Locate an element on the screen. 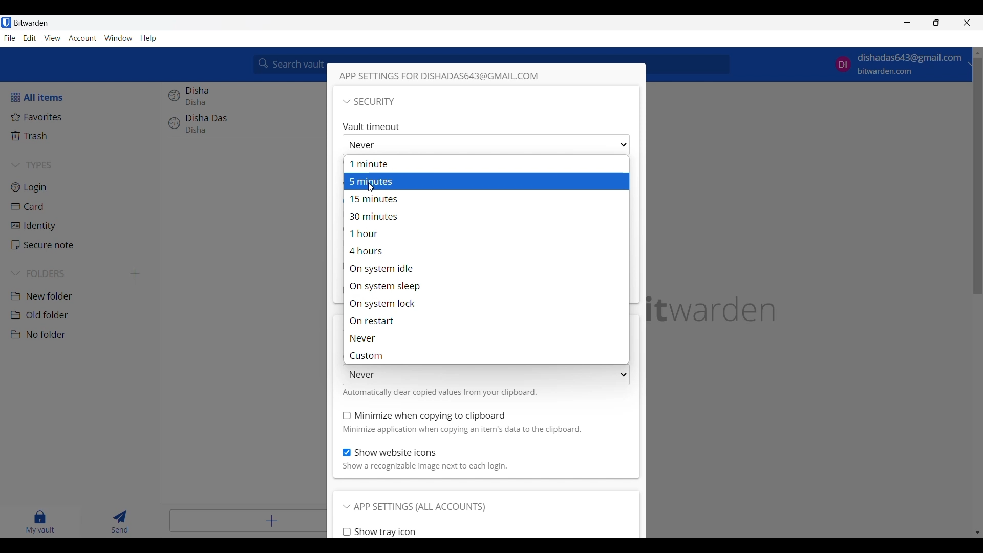 The height and width of the screenshot is (553, 983). Add item is located at coordinates (248, 521).